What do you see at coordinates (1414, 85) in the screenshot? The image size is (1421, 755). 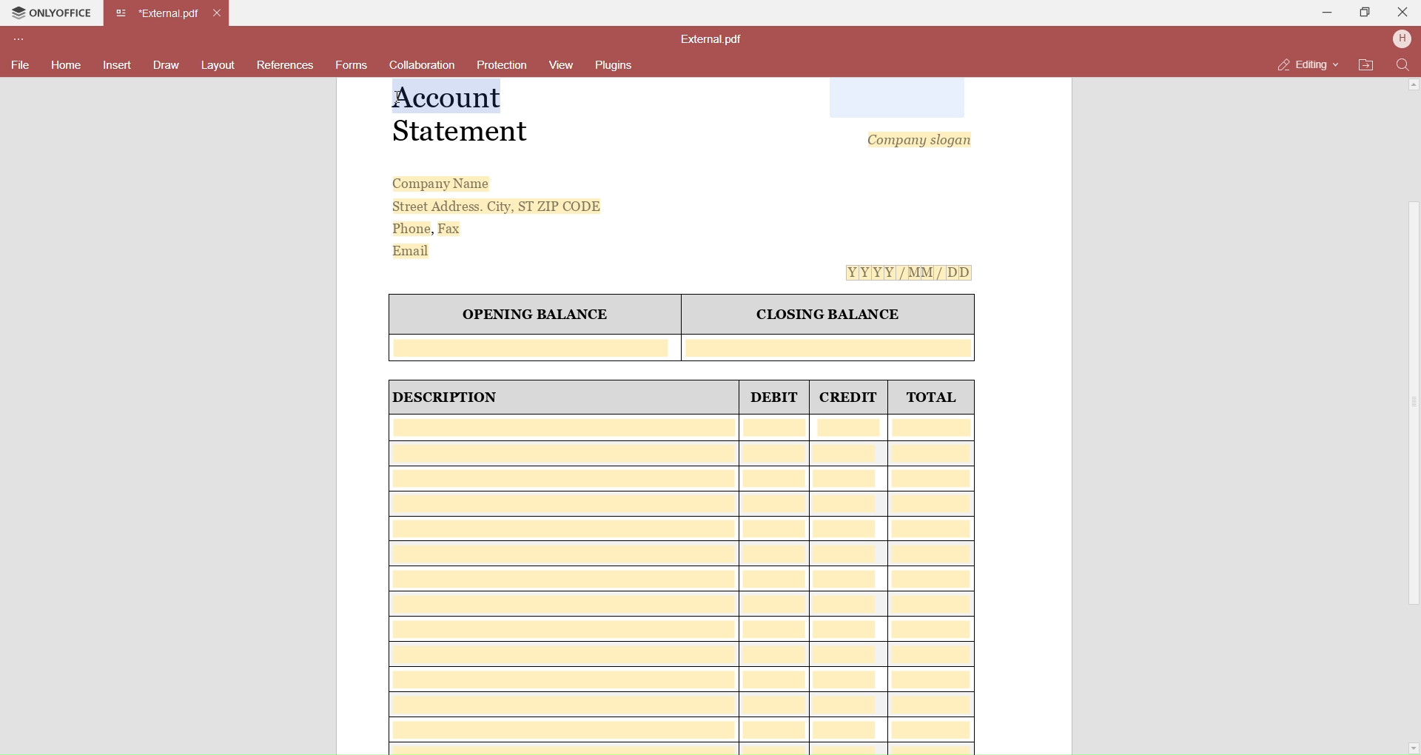 I see `Scroll Up` at bounding box center [1414, 85].